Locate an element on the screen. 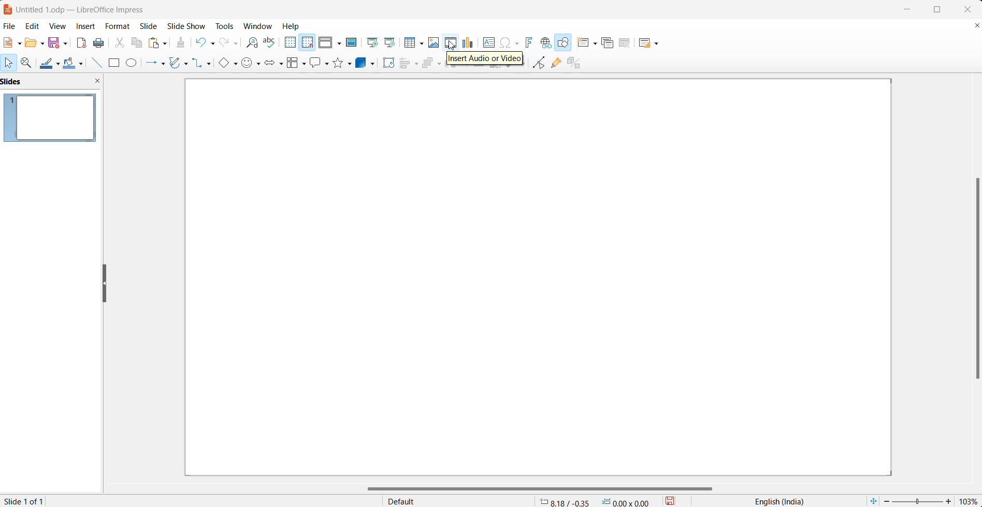 This screenshot has height=507, width=982. rectangle is located at coordinates (114, 63).